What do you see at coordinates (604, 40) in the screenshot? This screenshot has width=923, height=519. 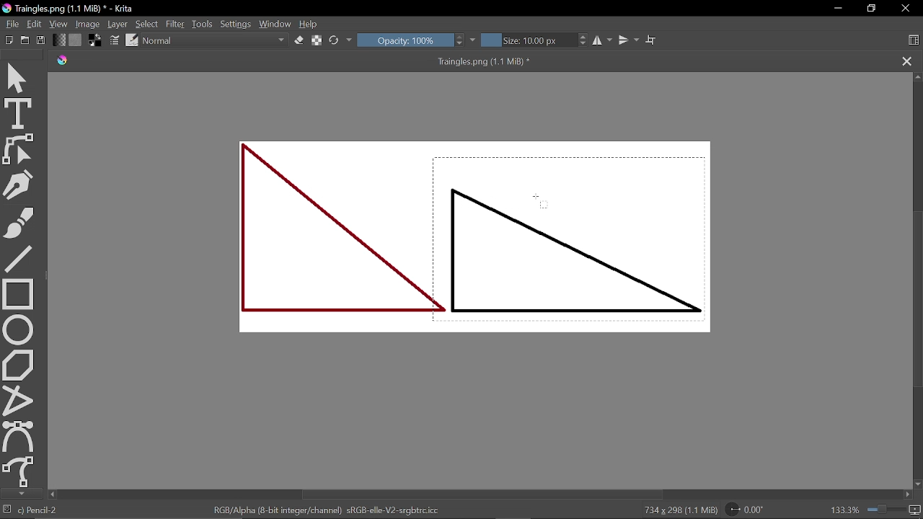 I see `Horizontal mirror tool` at bounding box center [604, 40].